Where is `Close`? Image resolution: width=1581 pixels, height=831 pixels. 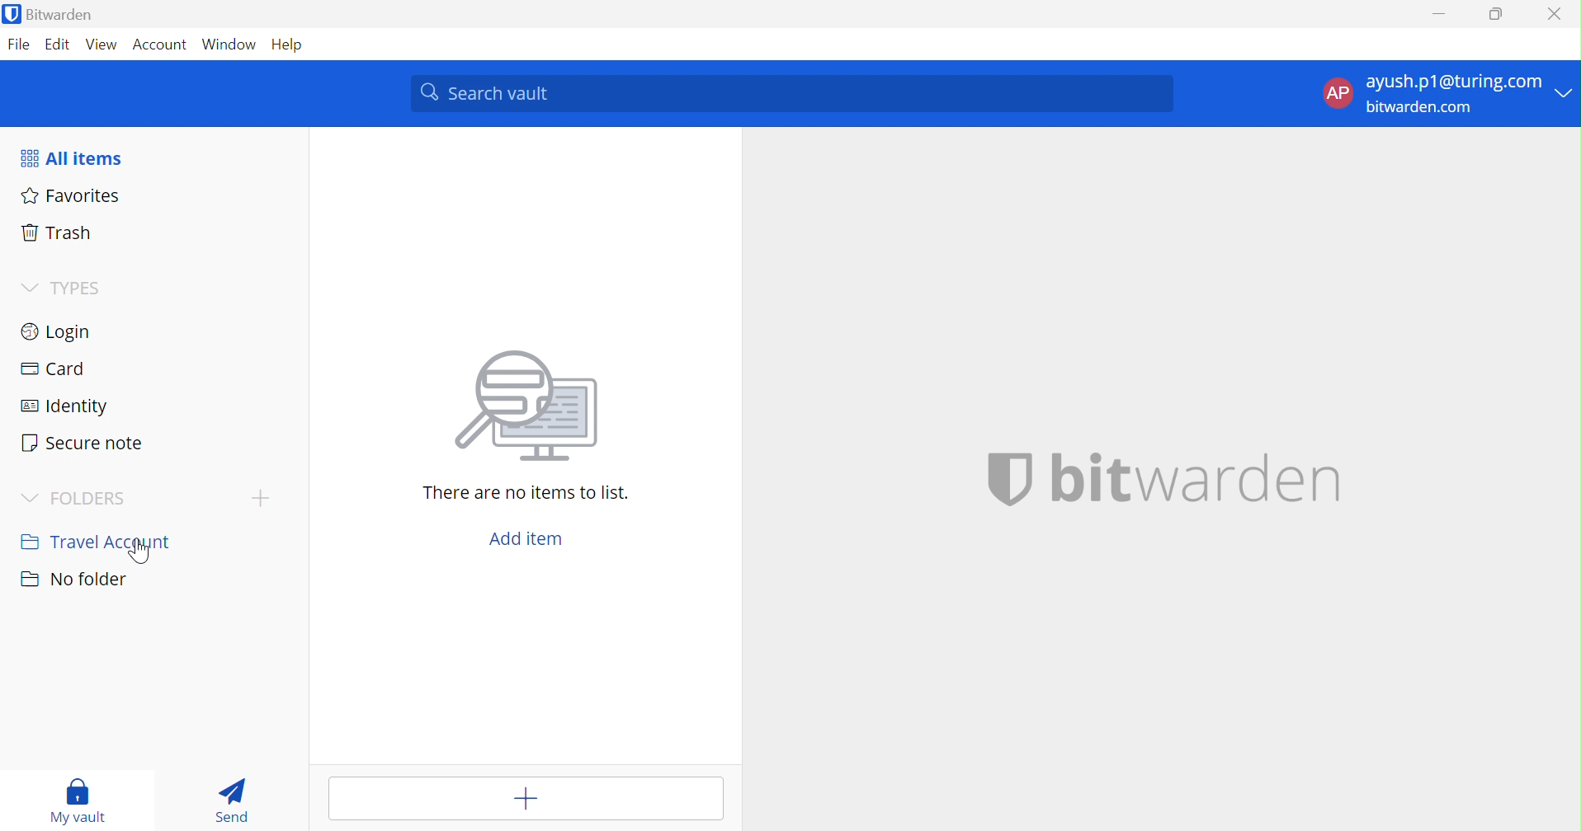 Close is located at coordinates (1555, 13).